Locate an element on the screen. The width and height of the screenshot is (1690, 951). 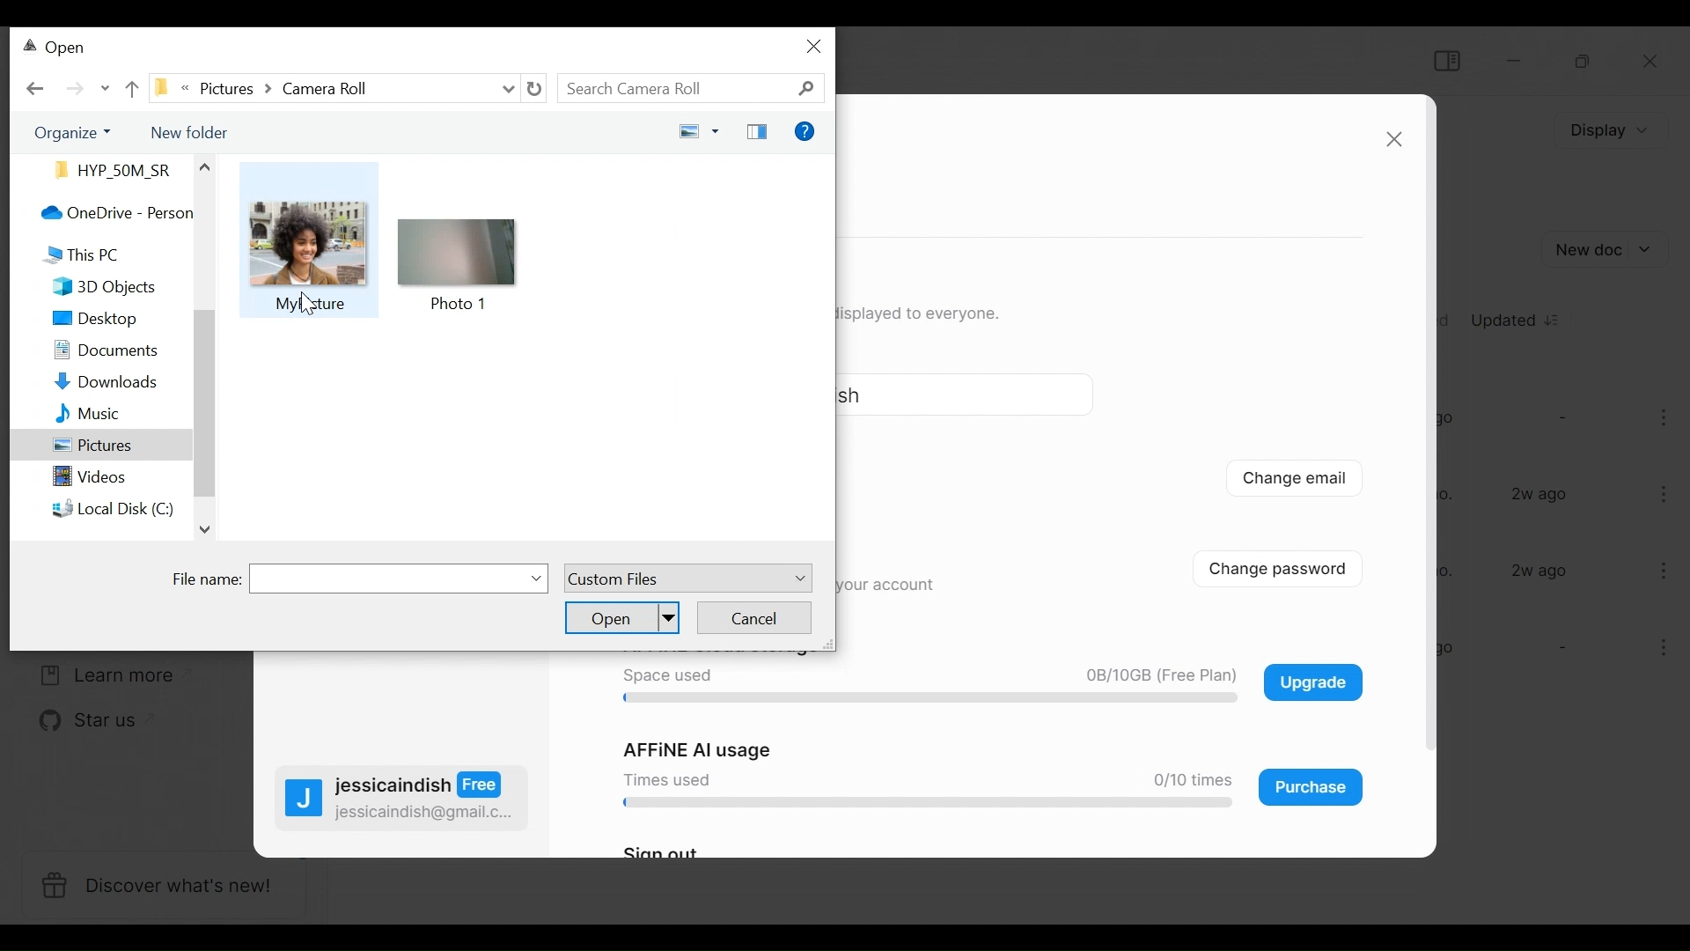
2w ago is located at coordinates (1540, 571).